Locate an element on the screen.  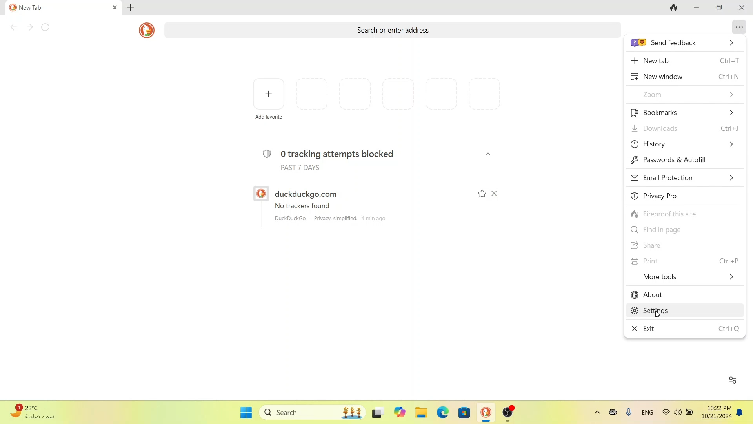
notifications is located at coordinates (741, 414).